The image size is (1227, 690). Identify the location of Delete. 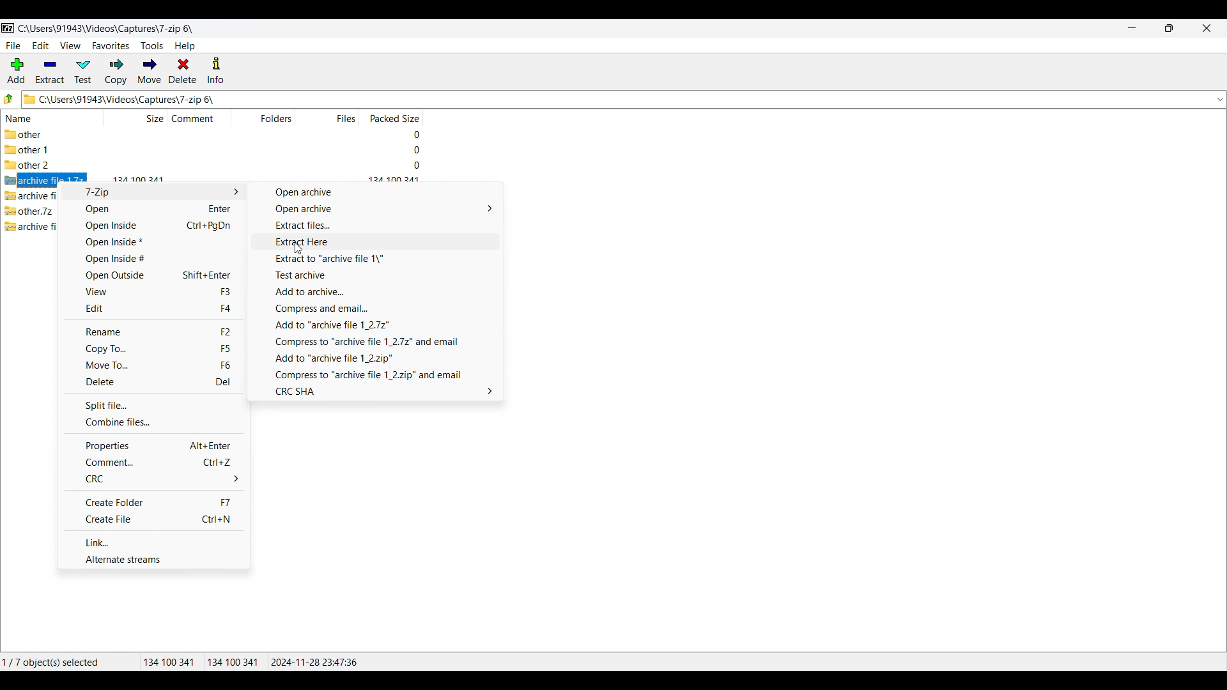
(183, 70).